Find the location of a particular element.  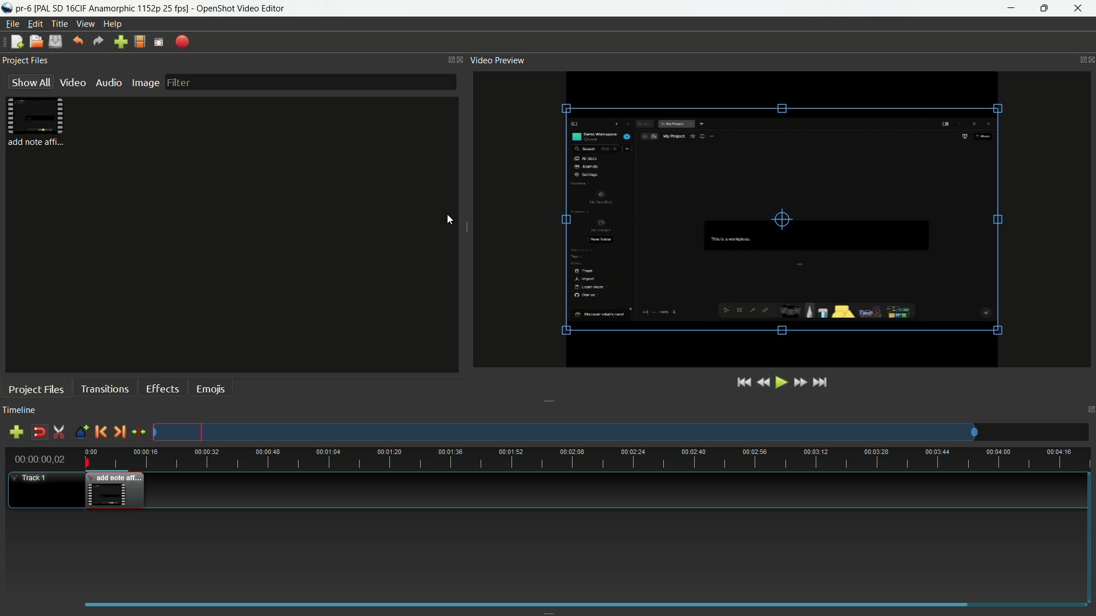

track-1 is located at coordinates (33, 477).